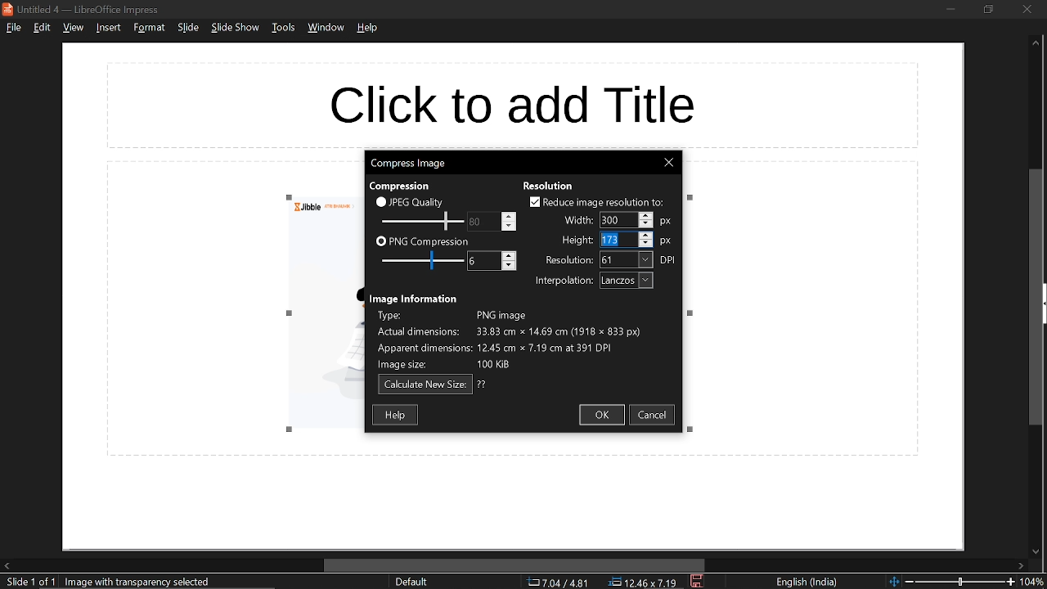 The image size is (1047, 589). What do you see at coordinates (425, 384) in the screenshot?
I see `calculate new size` at bounding box center [425, 384].